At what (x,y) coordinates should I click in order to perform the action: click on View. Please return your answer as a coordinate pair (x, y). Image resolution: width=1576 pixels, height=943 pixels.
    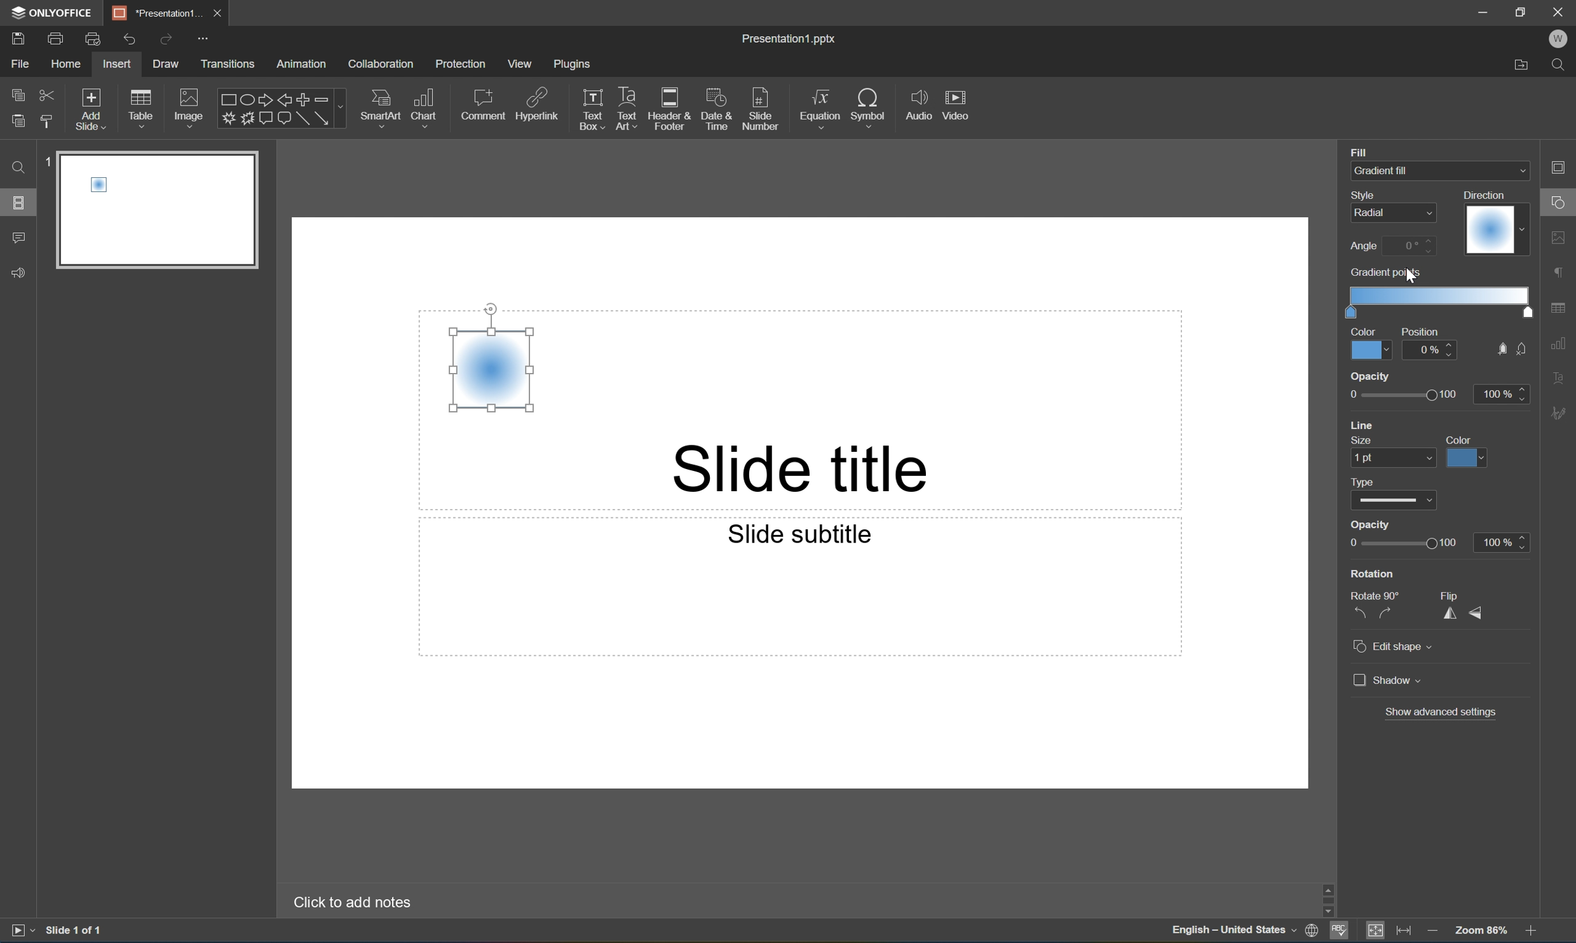
    Looking at the image, I should click on (520, 64).